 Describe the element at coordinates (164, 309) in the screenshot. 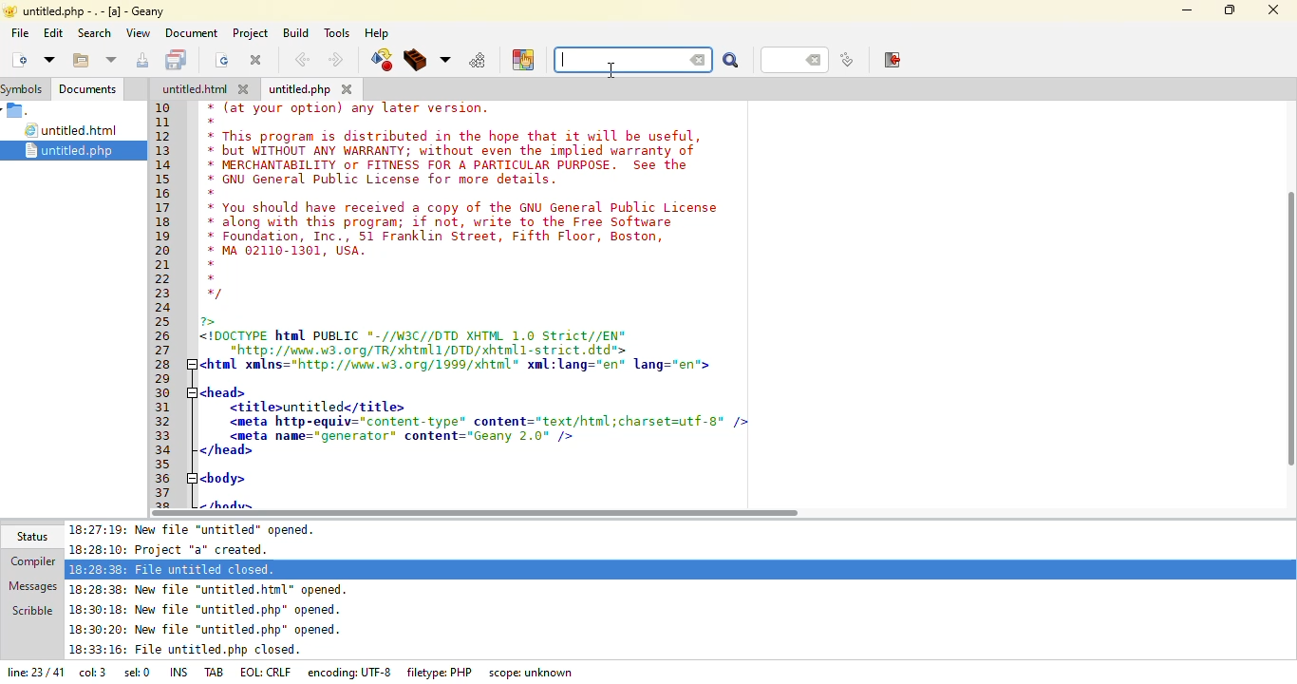

I see `24` at that location.